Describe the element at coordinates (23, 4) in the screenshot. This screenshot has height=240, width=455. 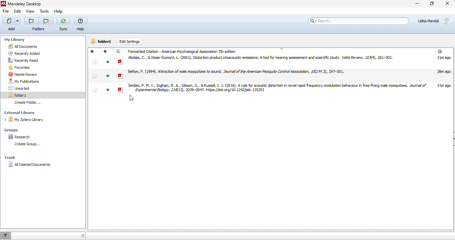
I see `Mendeley Desktop` at that location.